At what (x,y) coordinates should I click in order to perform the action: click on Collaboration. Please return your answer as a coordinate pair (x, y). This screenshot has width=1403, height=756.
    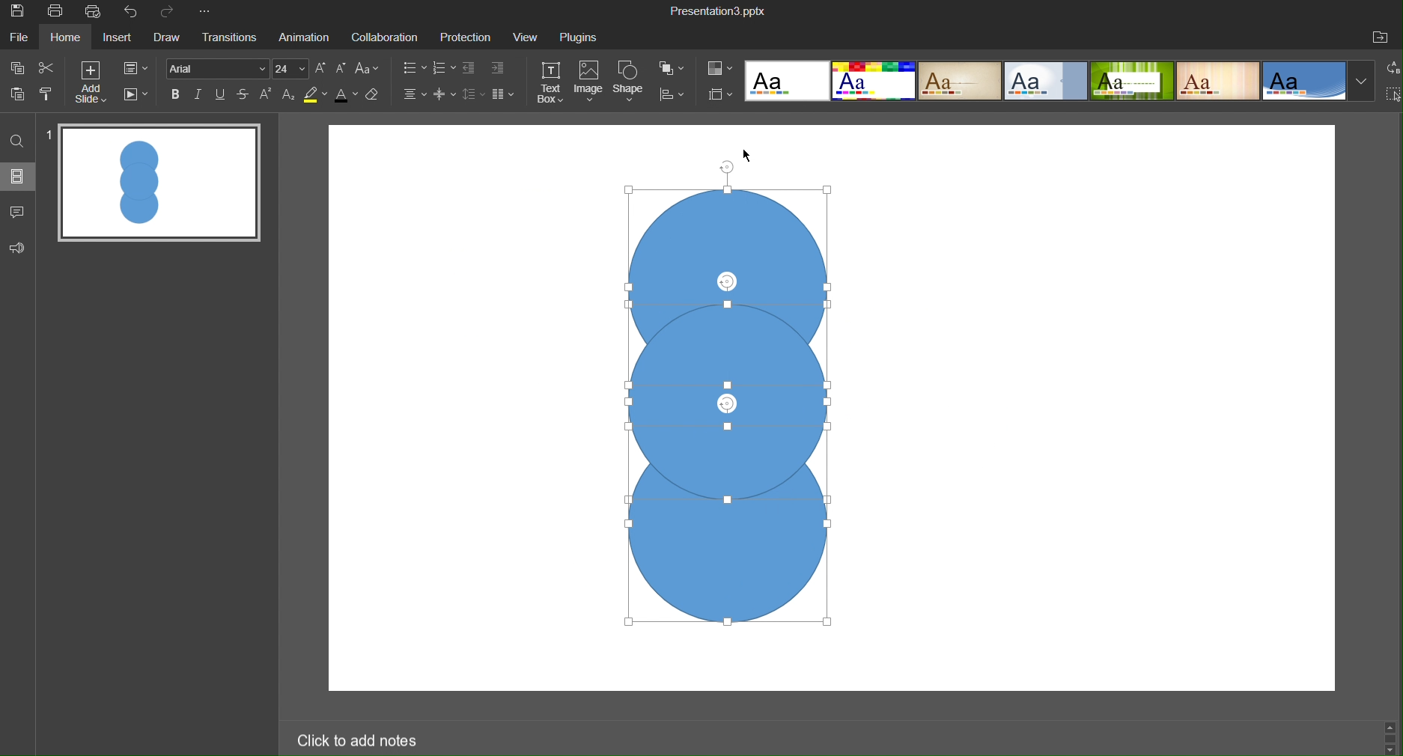
    Looking at the image, I should click on (387, 37).